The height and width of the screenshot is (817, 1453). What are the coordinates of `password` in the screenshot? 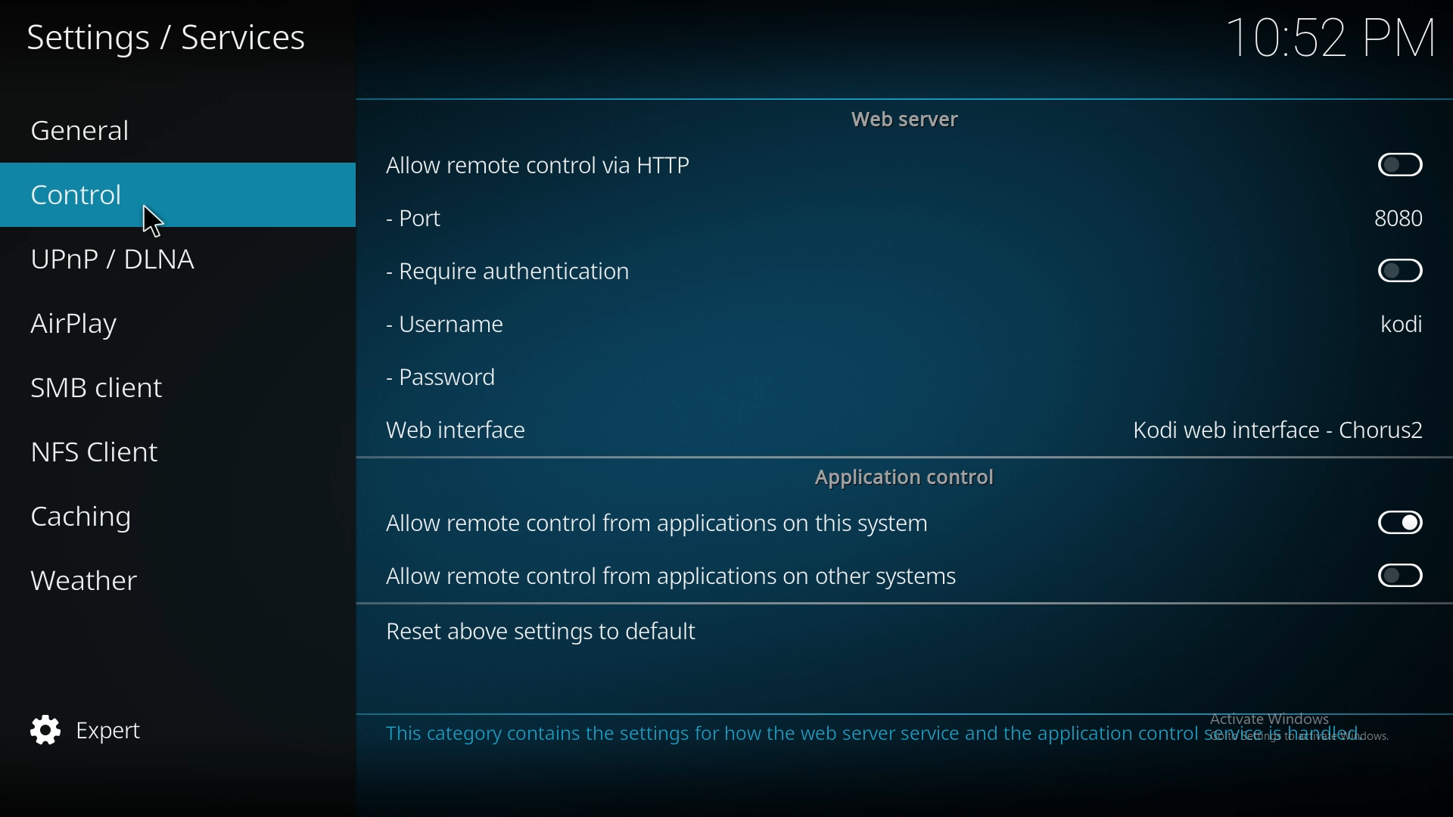 It's located at (448, 379).